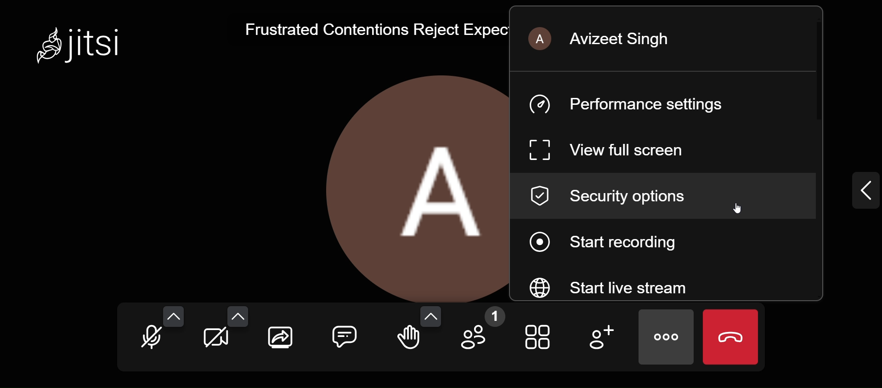 This screenshot has height=388, width=882. What do you see at coordinates (430, 316) in the screenshot?
I see `more reactions` at bounding box center [430, 316].